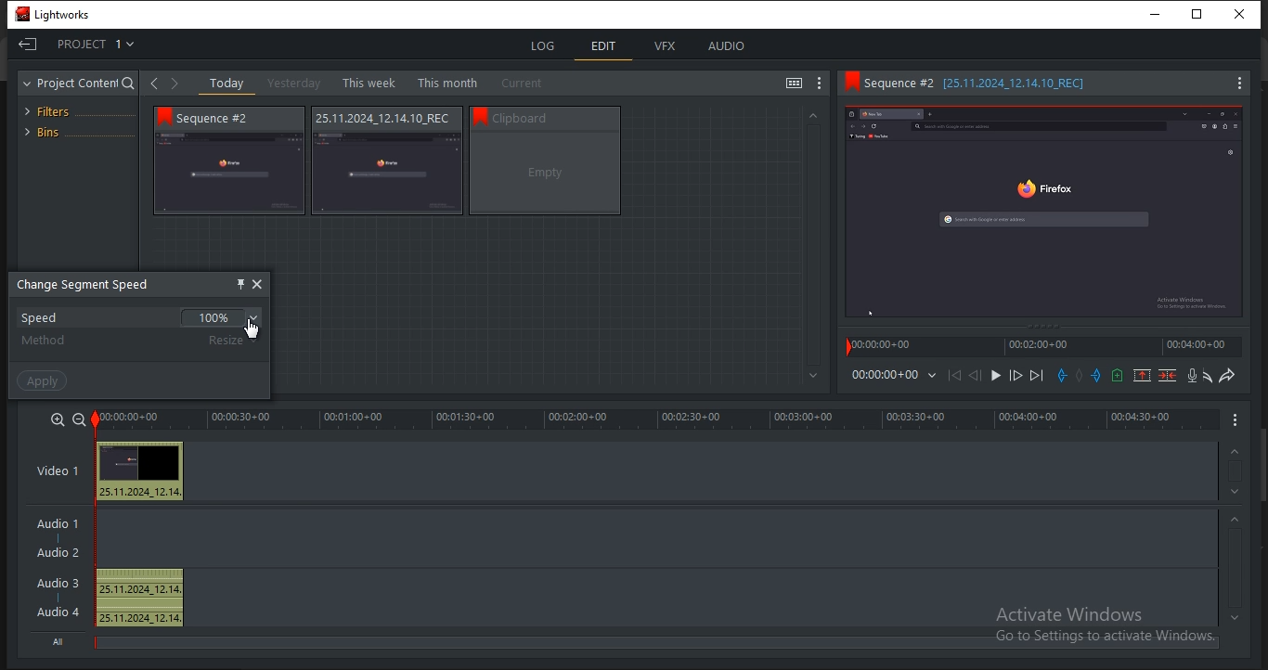 This screenshot has width=1268, height=670. I want to click on Sequence preview thumbnail, so click(1042, 210).